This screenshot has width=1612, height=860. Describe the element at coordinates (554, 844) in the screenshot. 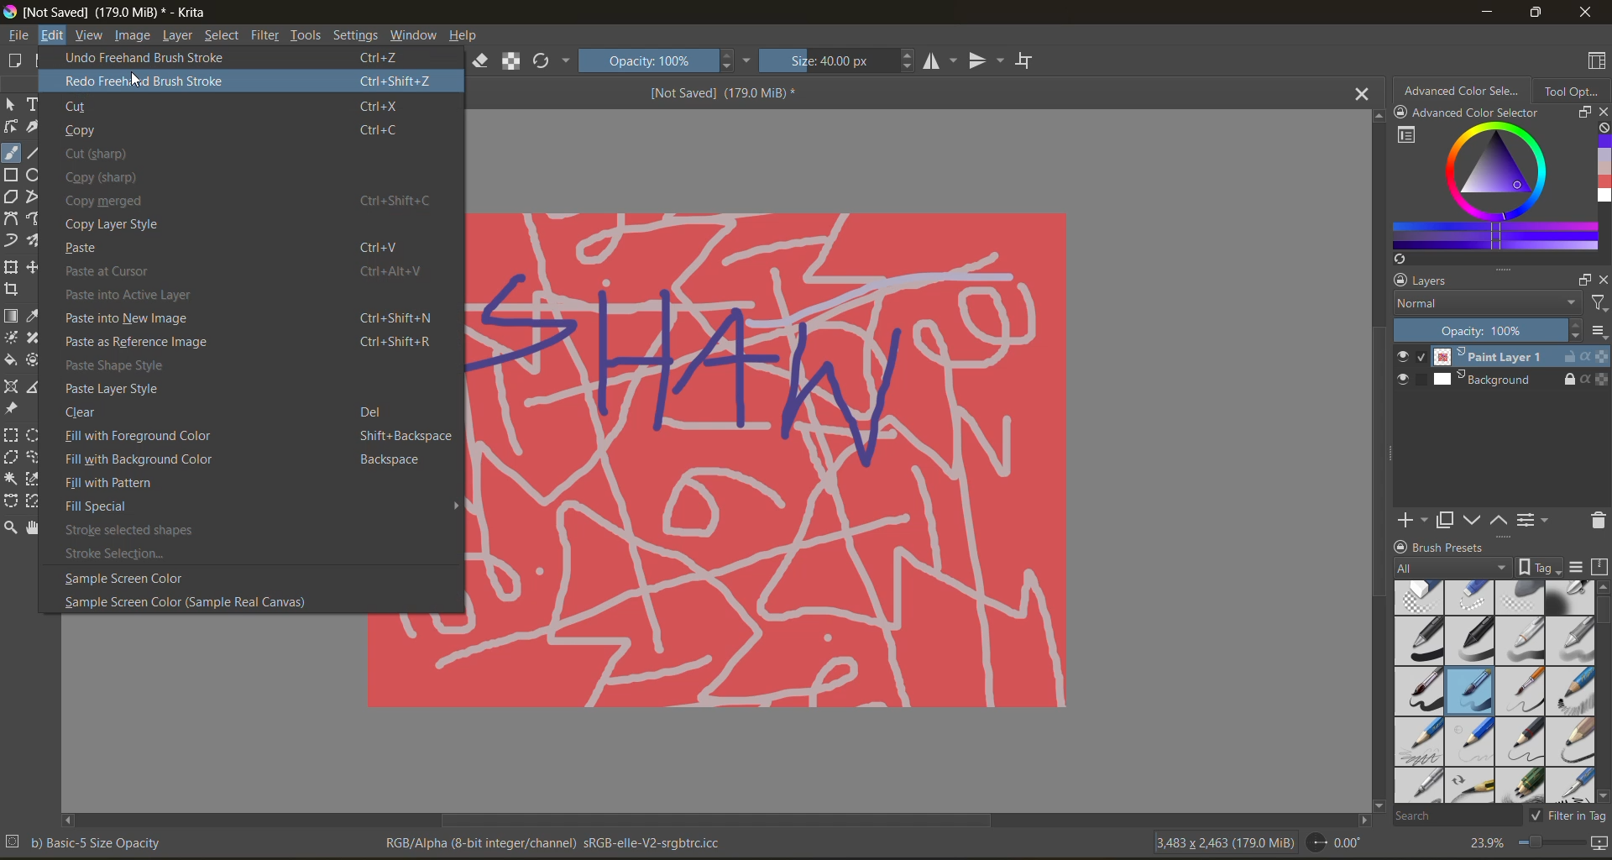

I see `RGB/Alpha (8-bit integer/channel) sRGB-elle-V2-srgbtrc.icc` at that location.